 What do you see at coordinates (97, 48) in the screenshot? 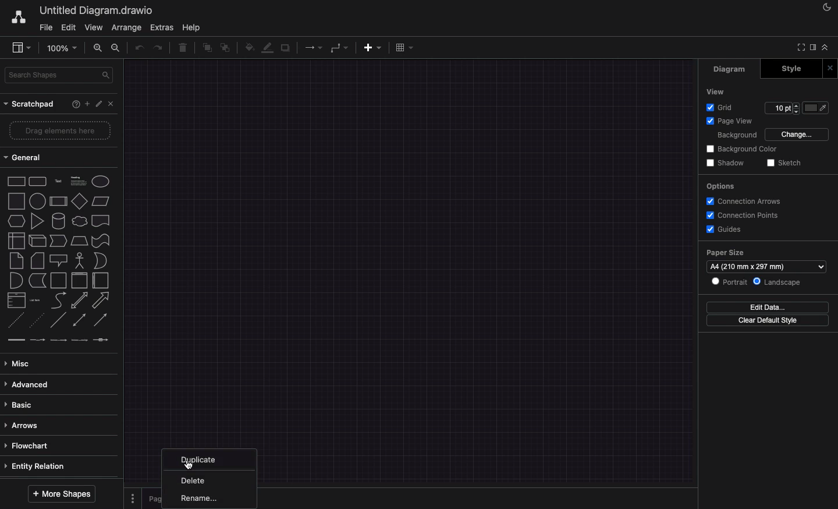
I see `zoom in` at bounding box center [97, 48].